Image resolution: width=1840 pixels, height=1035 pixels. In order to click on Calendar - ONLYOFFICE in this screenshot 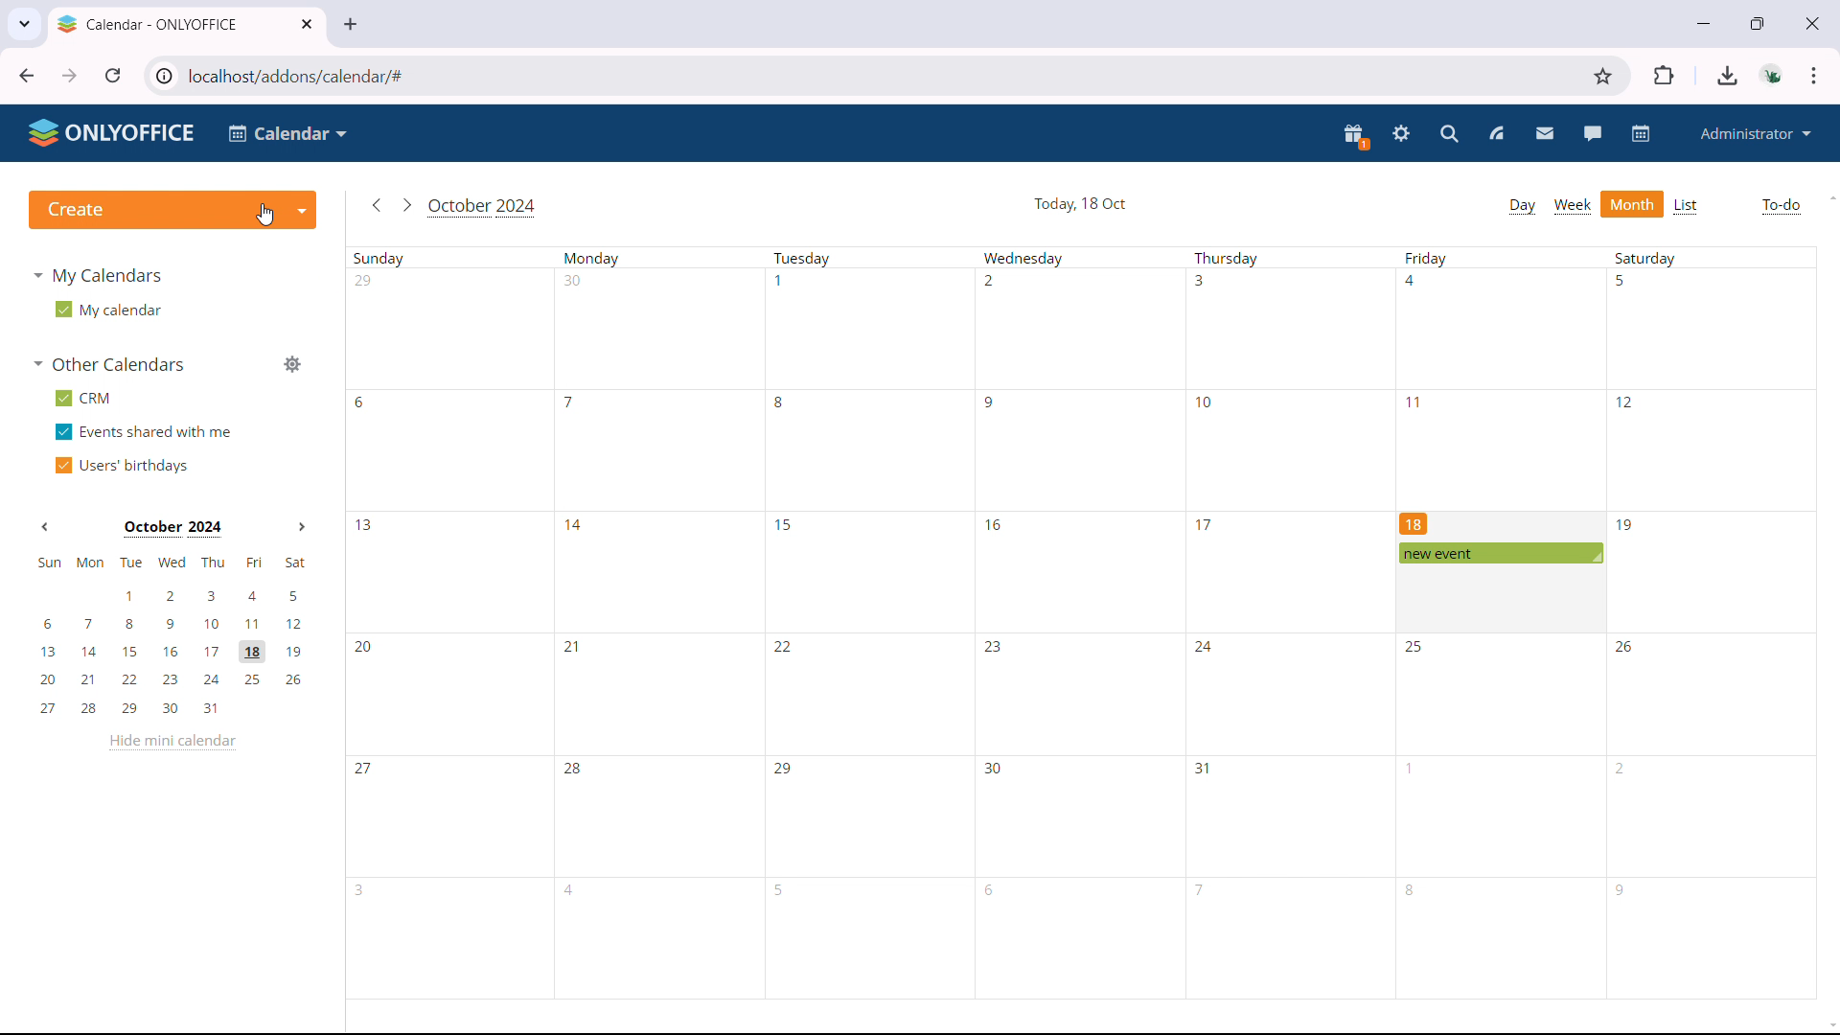, I will do `click(149, 24)`.